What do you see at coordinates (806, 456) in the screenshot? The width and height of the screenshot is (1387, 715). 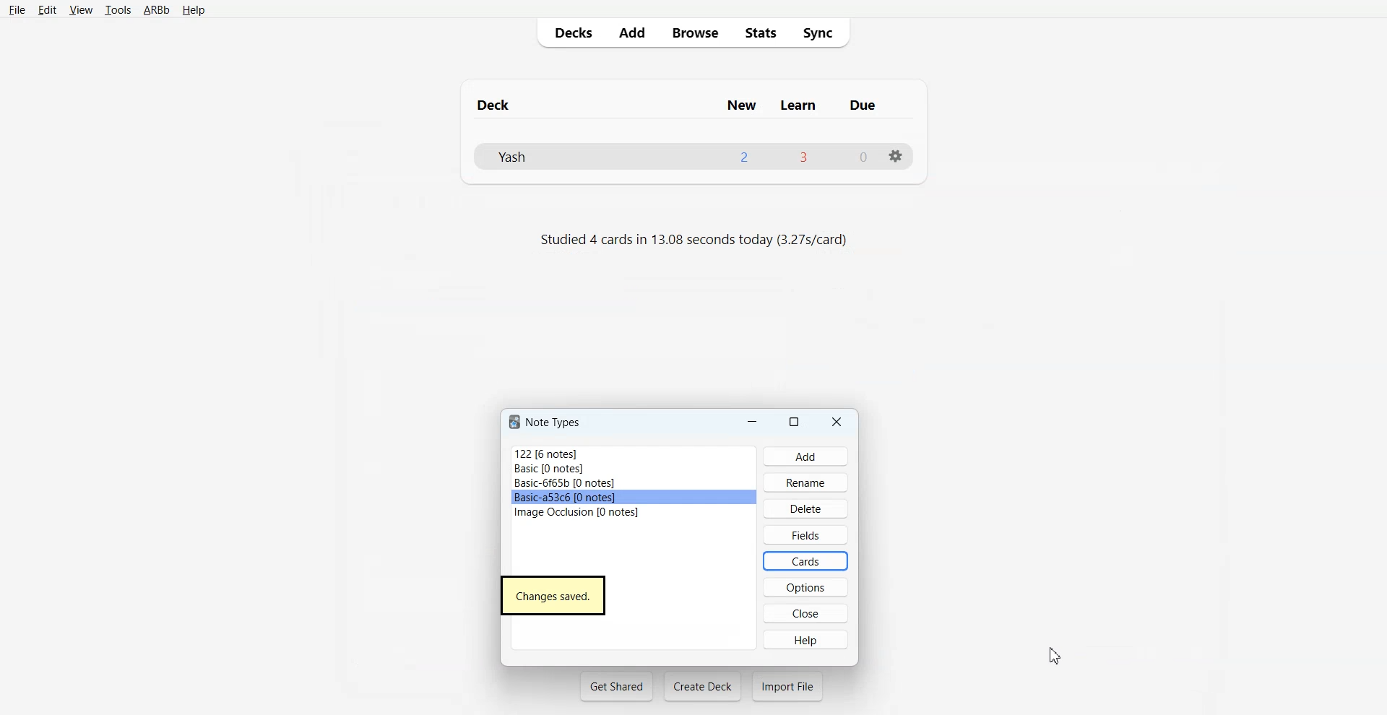 I see `Add` at bounding box center [806, 456].